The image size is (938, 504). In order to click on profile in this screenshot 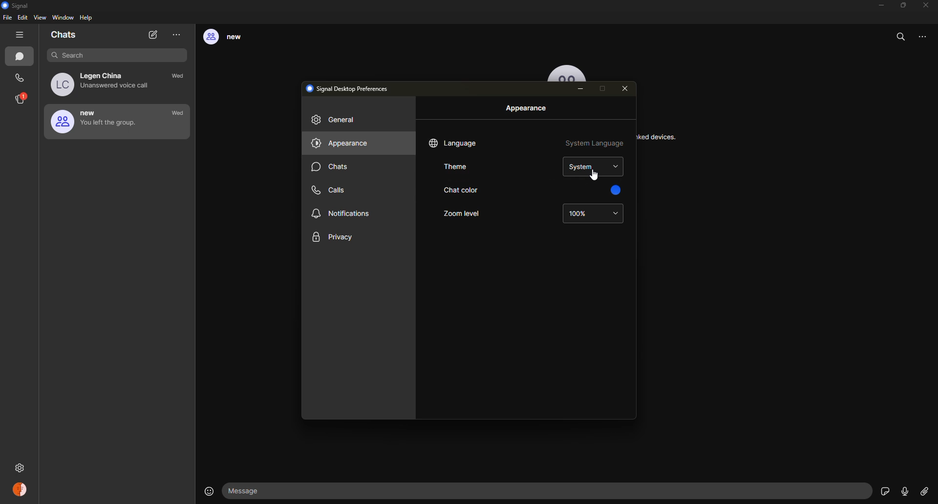, I will do `click(21, 491)`.